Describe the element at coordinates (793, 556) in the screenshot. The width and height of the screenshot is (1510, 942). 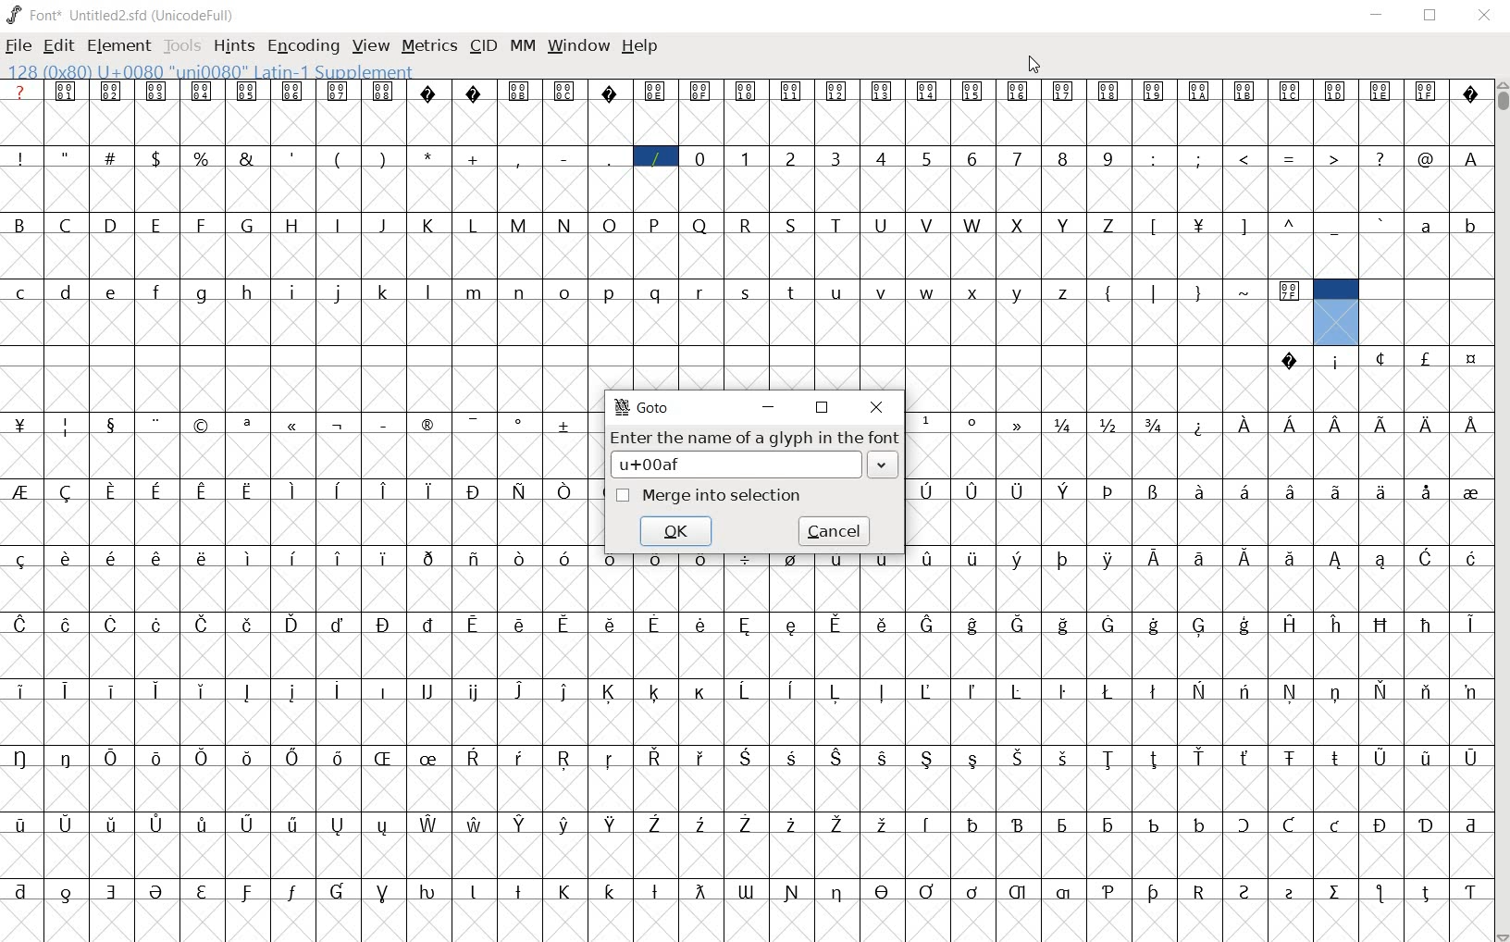
I see `Symbol` at that location.